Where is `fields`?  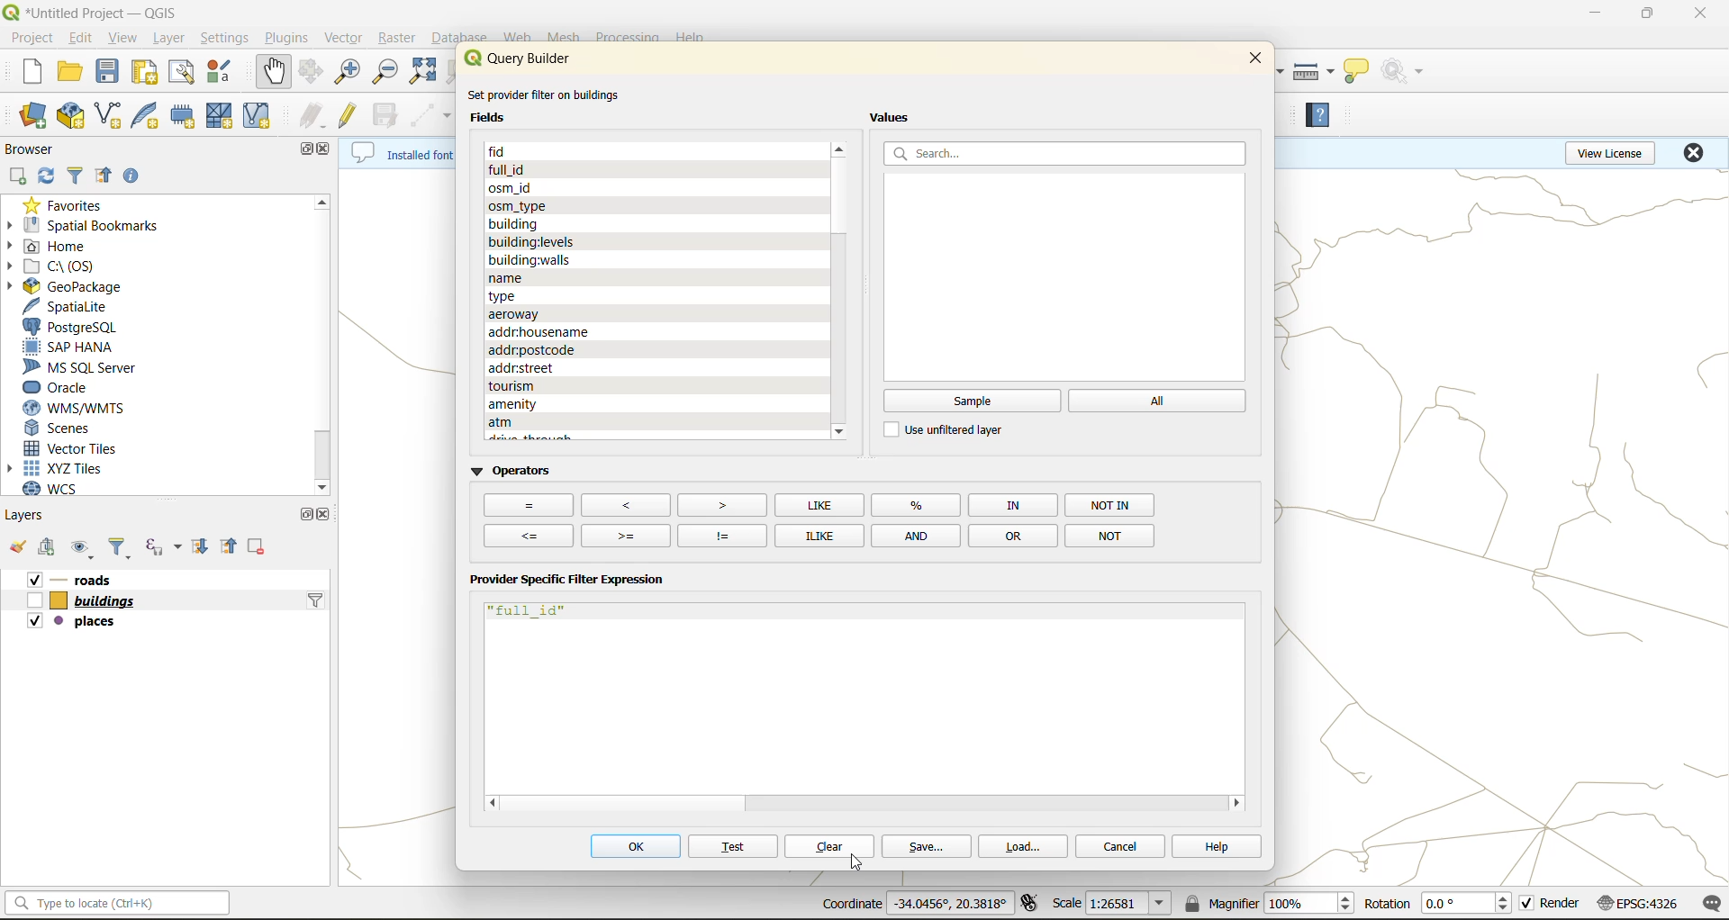
fields is located at coordinates (542, 331).